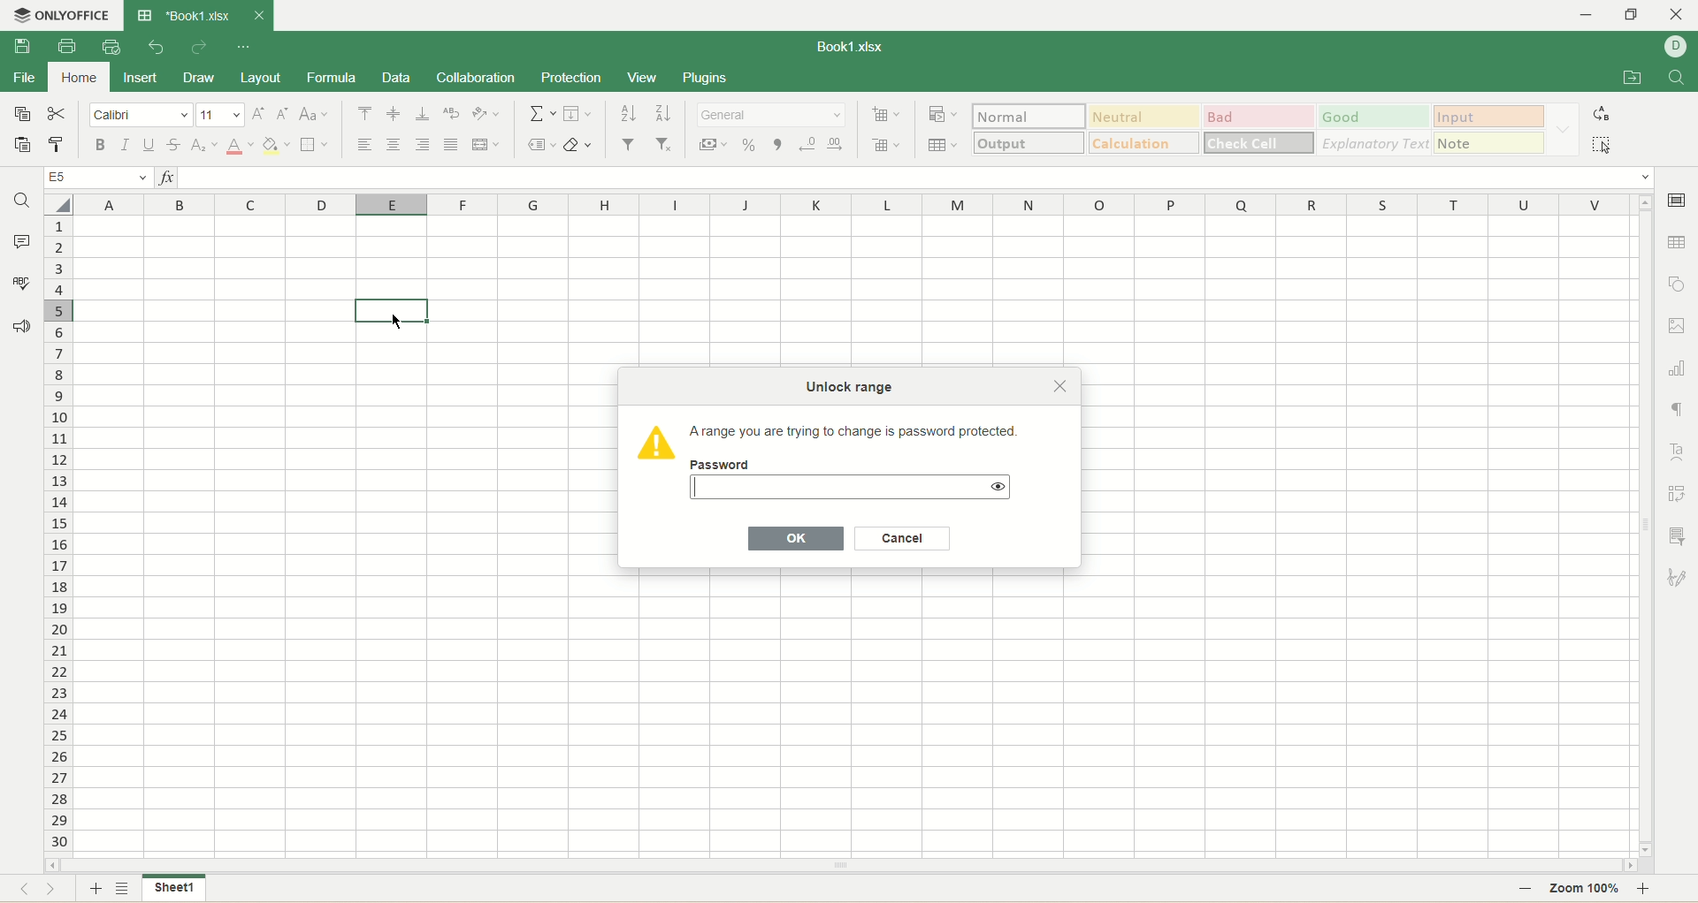 The width and height of the screenshot is (1698, 903). Describe the element at coordinates (1488, 116) in the screenshot. I see `input` at that location.